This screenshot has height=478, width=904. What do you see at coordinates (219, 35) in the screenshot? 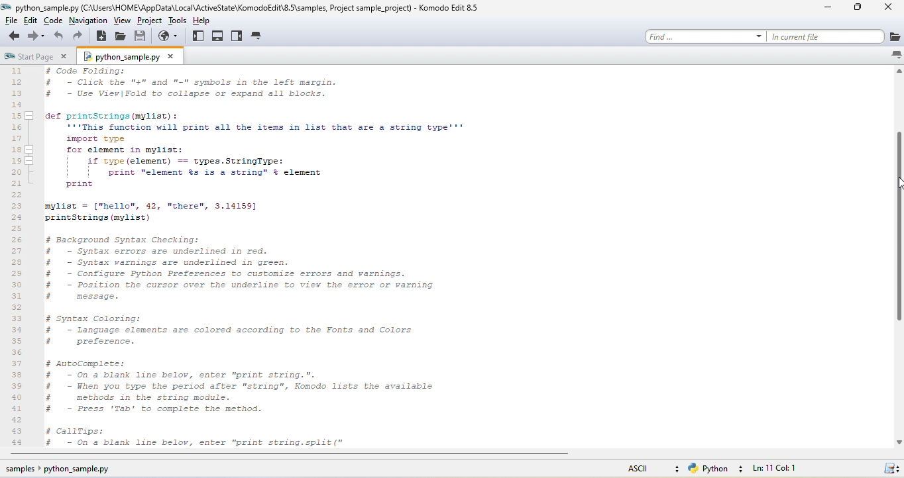
I see `bottom pane` at bounding box center [219, 35].